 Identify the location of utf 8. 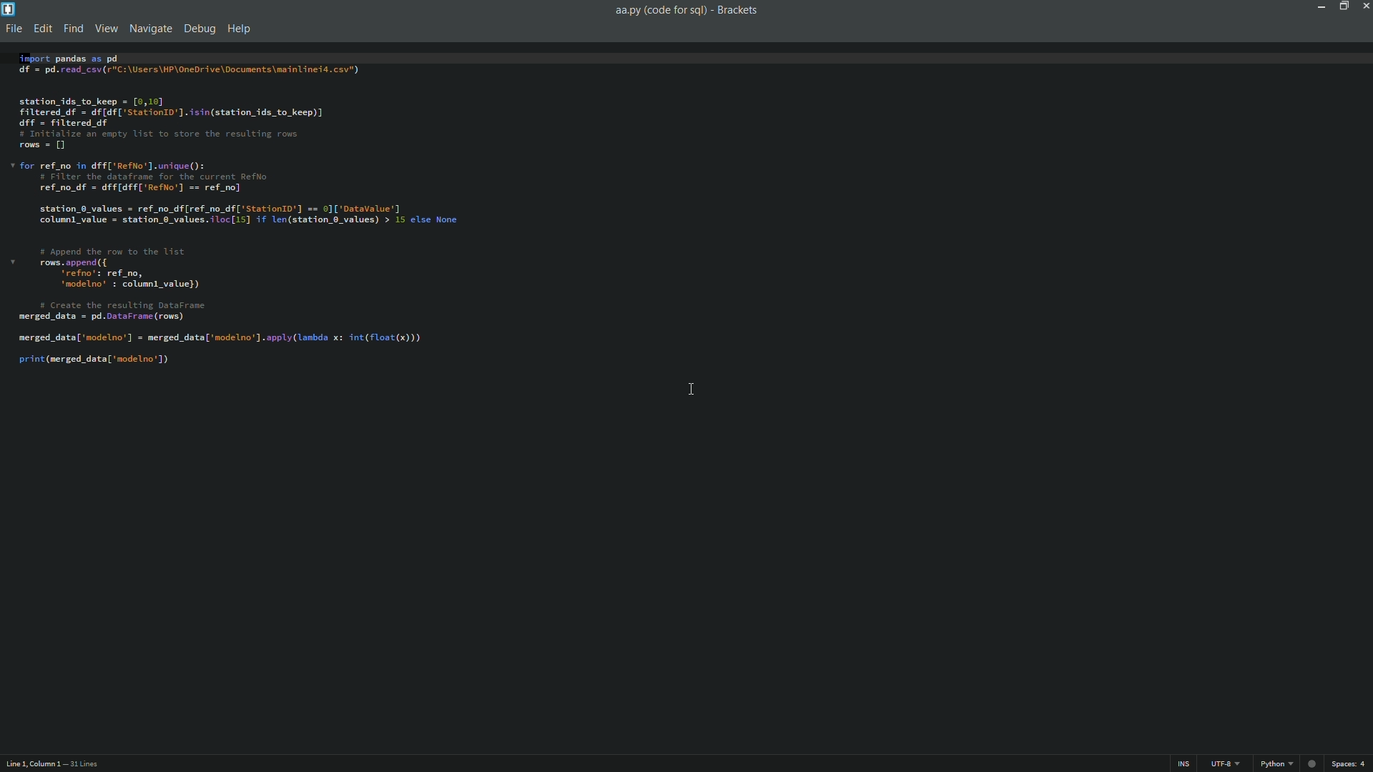
(1226, 765).